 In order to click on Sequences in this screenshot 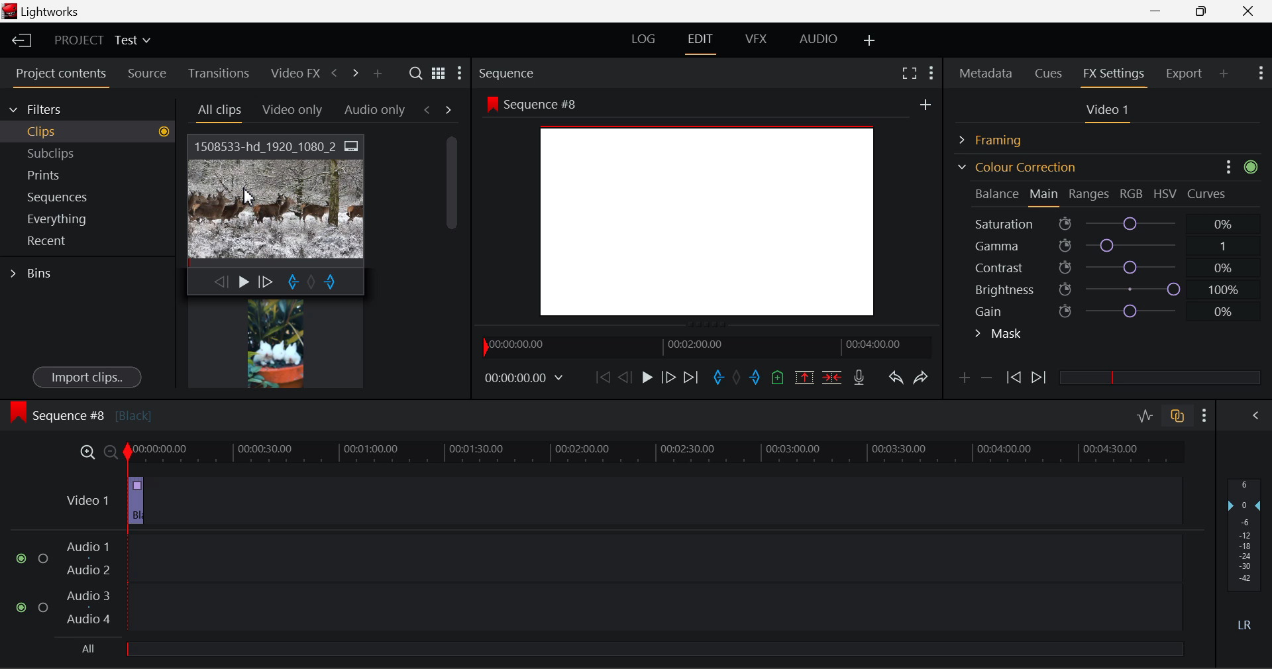, I will do `click(61, 195)`.